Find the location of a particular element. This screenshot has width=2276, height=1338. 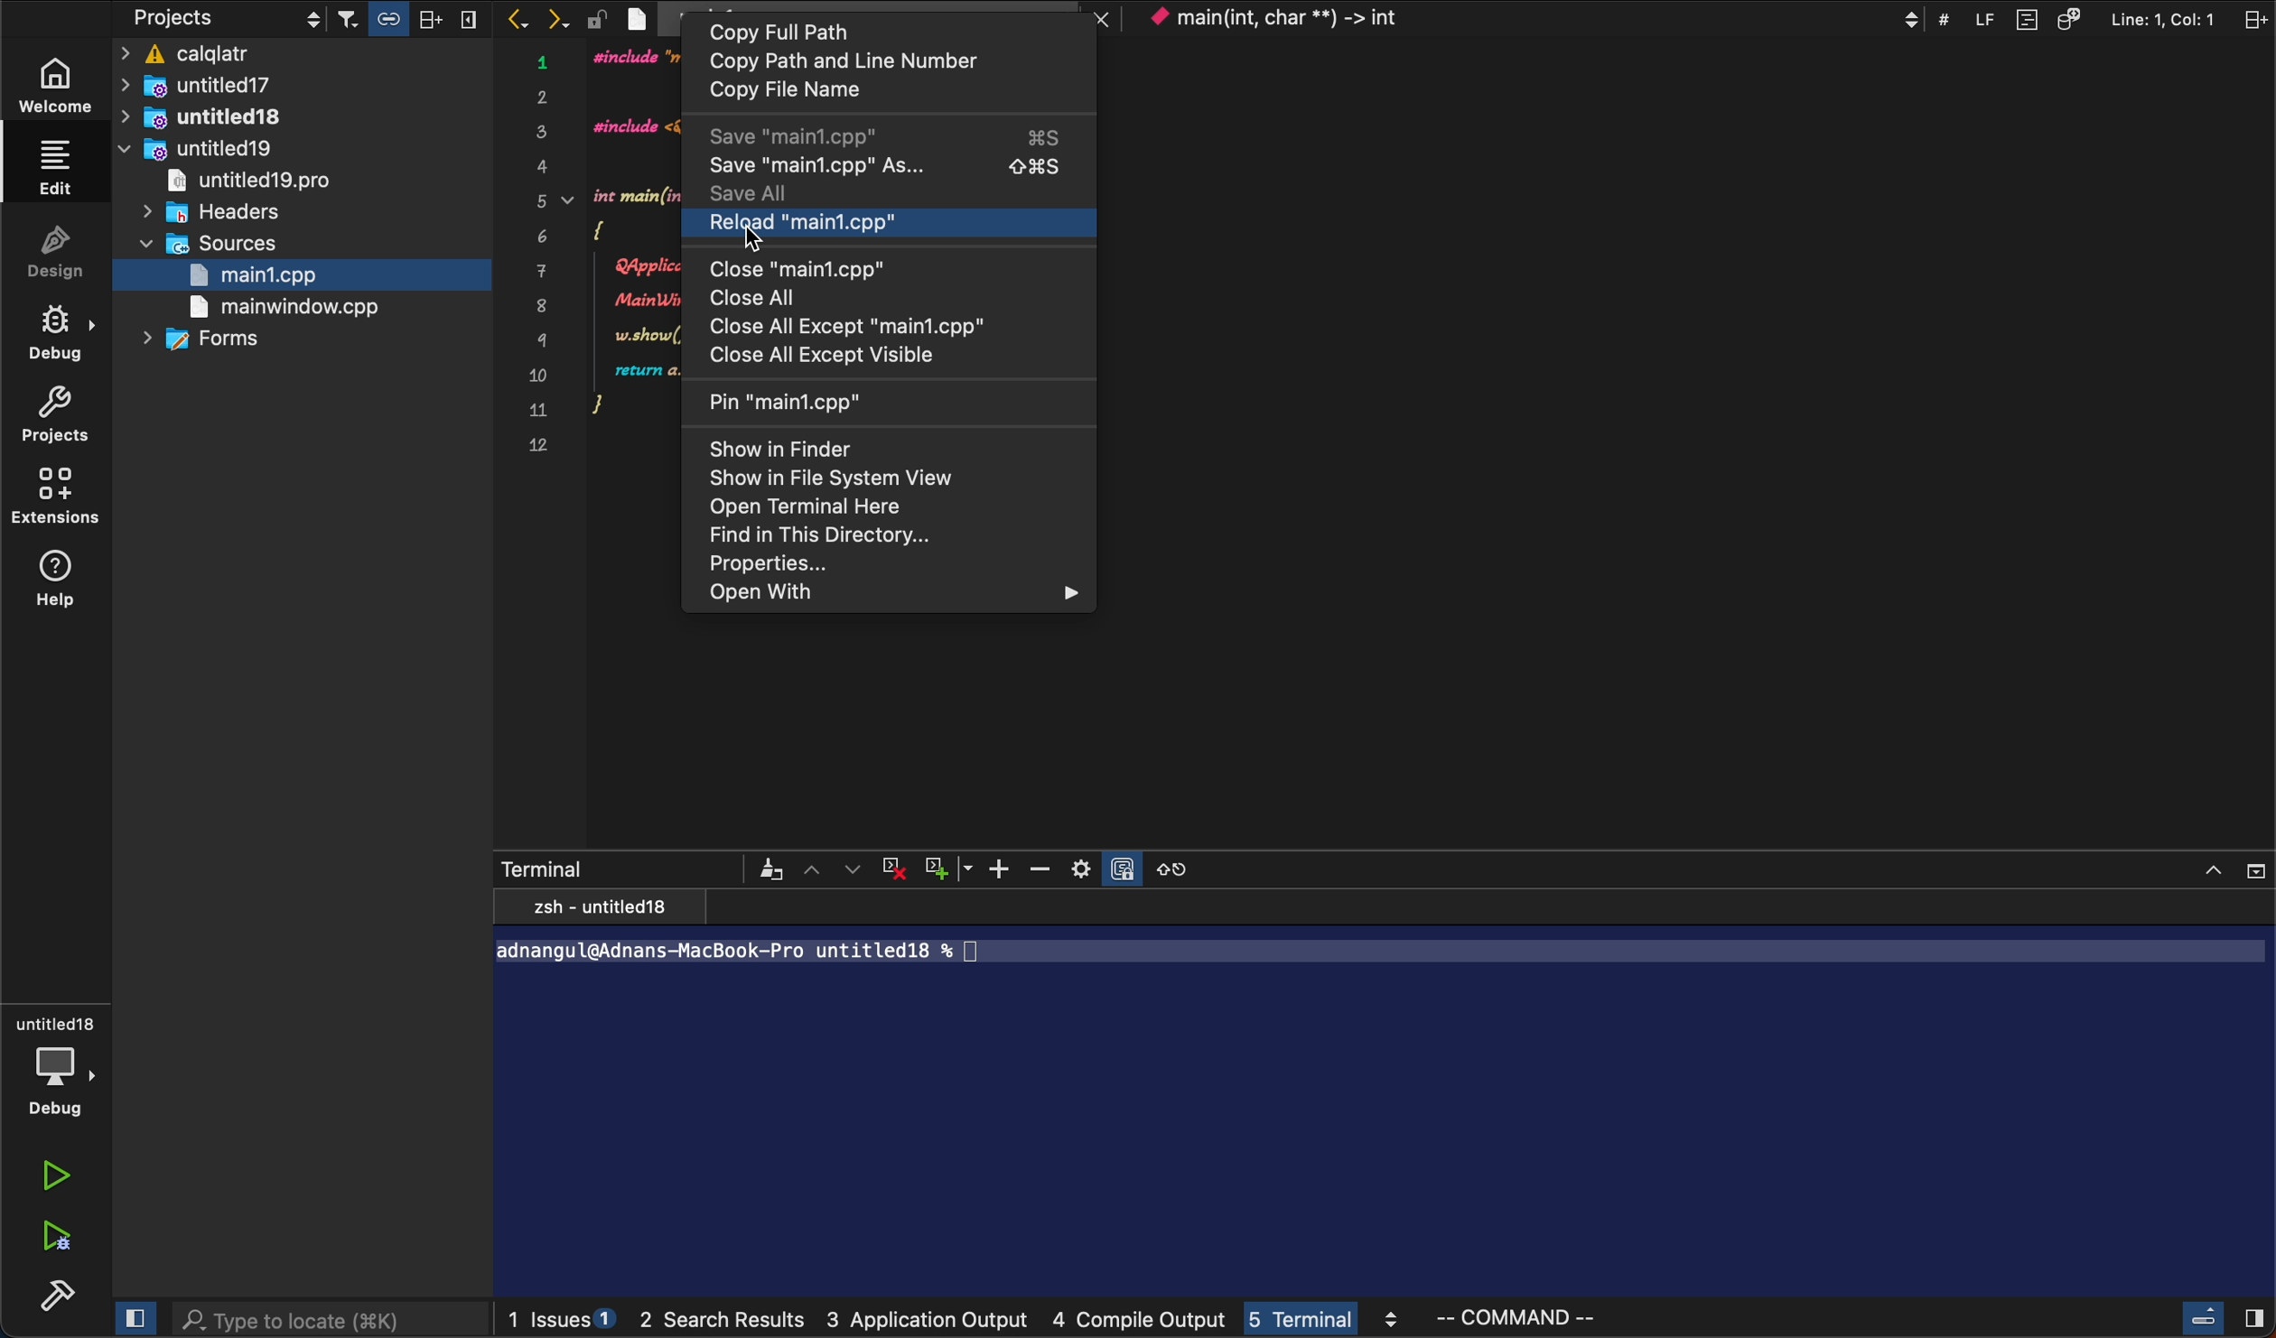

debug is located at coordinates (66, 337).